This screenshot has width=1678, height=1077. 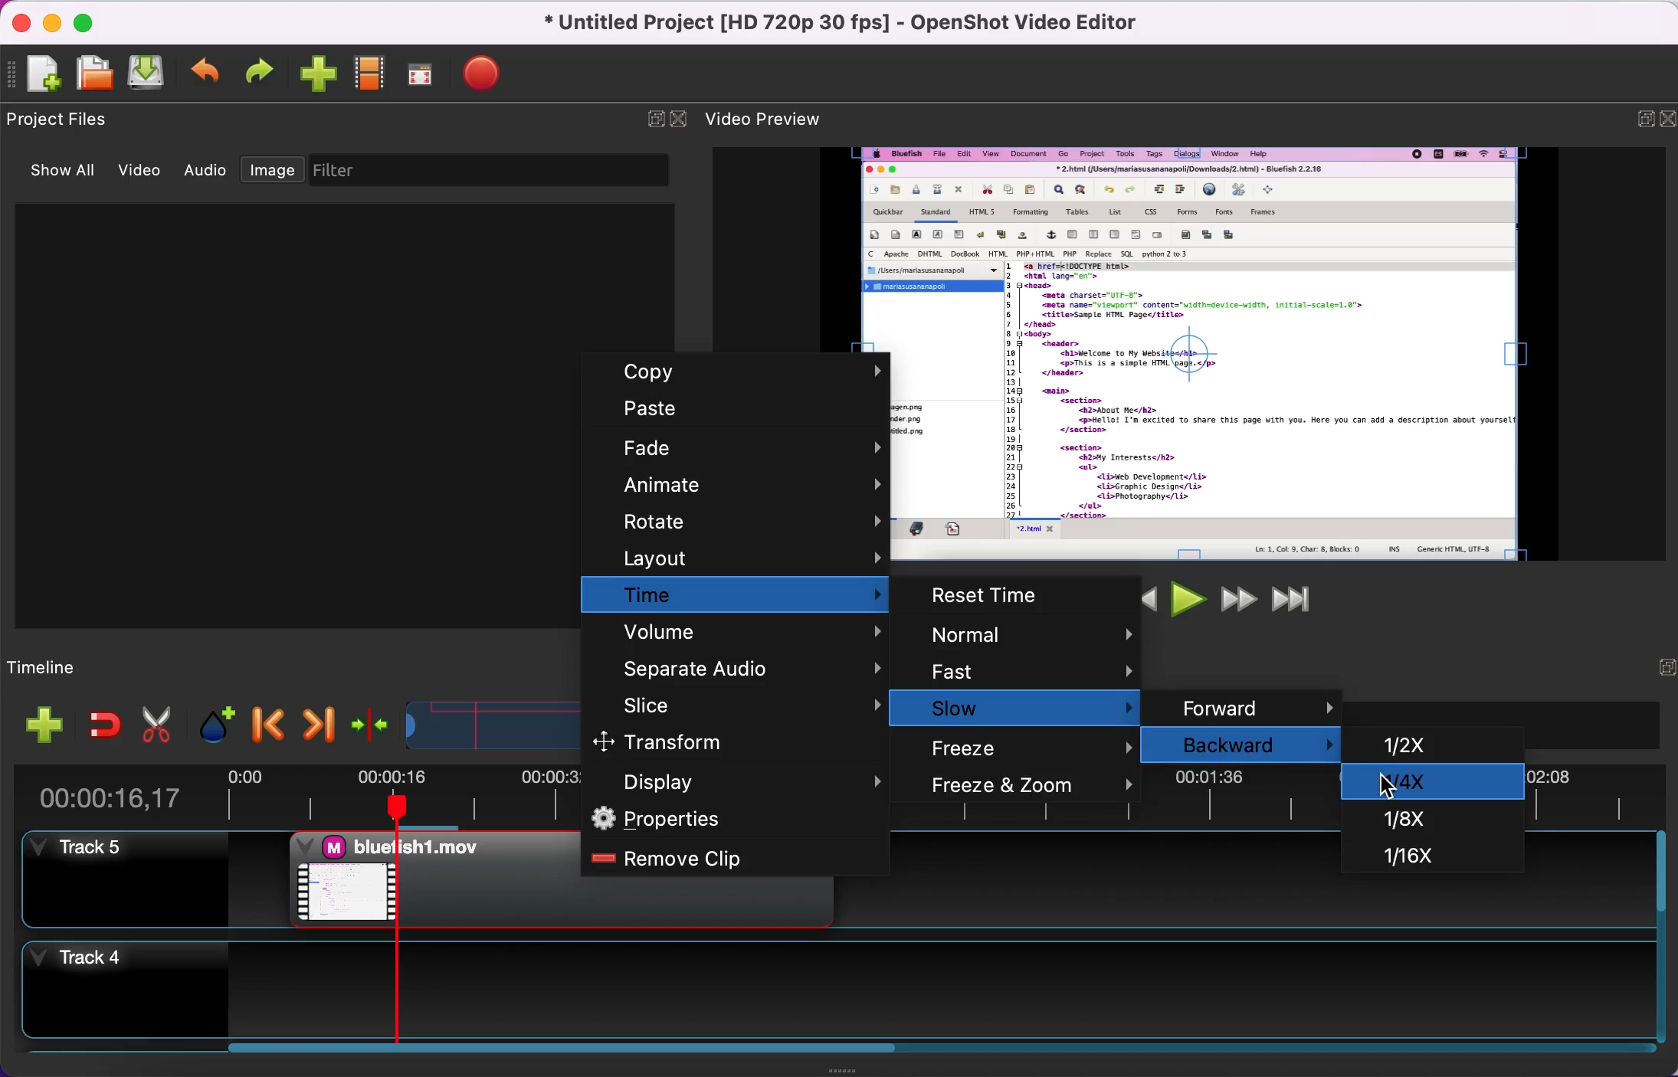 What do you see at coordinates (648, 119) in the screenshot?
I see `expand/hide` at bounding box center [648, 119].